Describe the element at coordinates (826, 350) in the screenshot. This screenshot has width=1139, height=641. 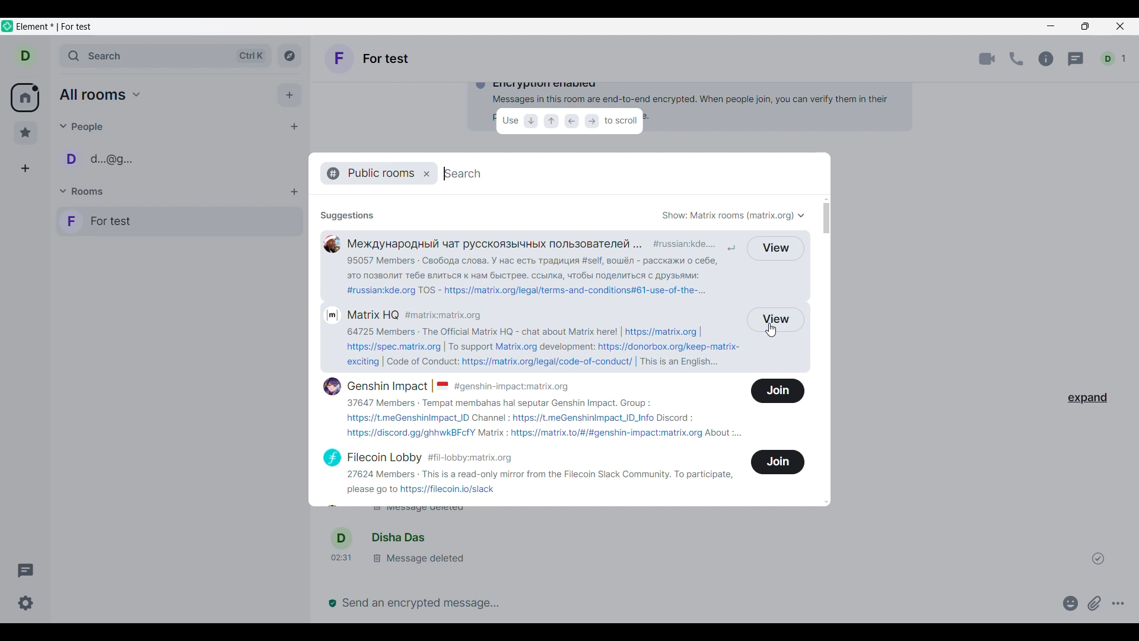
I see `Vertical slide bar` at that location.